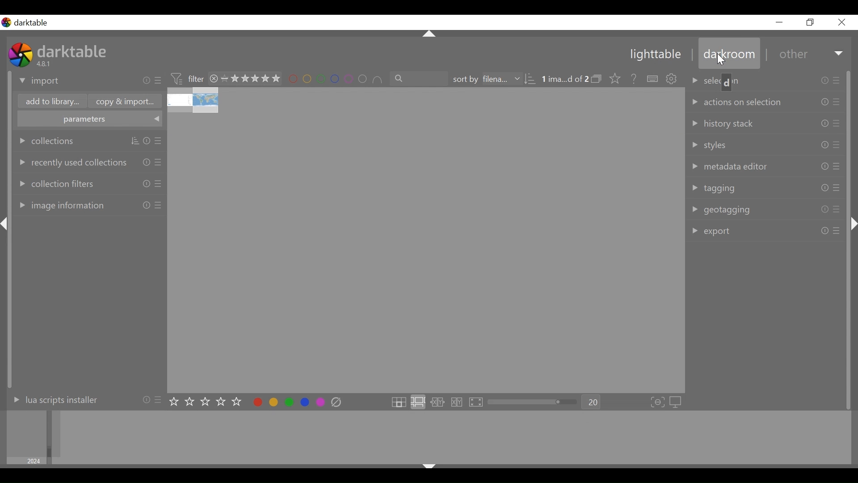 This screenshot has height=483, width=858. Describe the element at coordinates (837, 230) in the screenshot. I see `` at that location.